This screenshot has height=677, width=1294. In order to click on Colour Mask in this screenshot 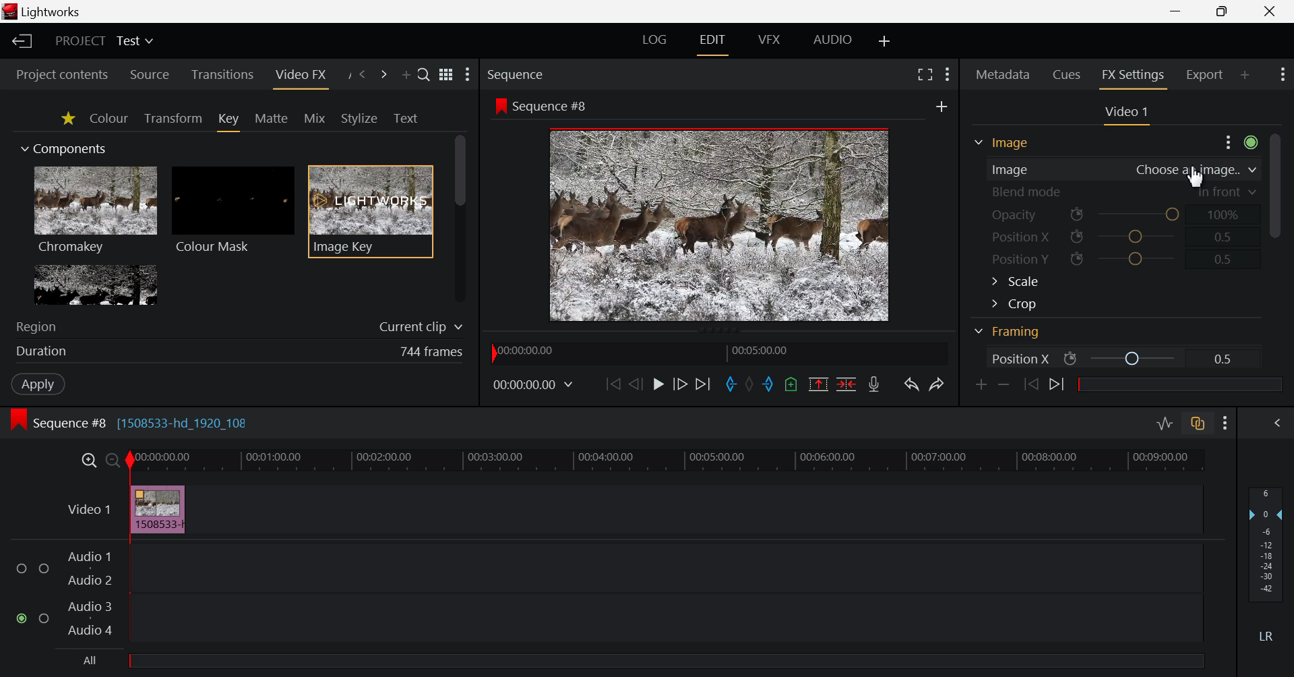, I will do `click(233, 211)`.